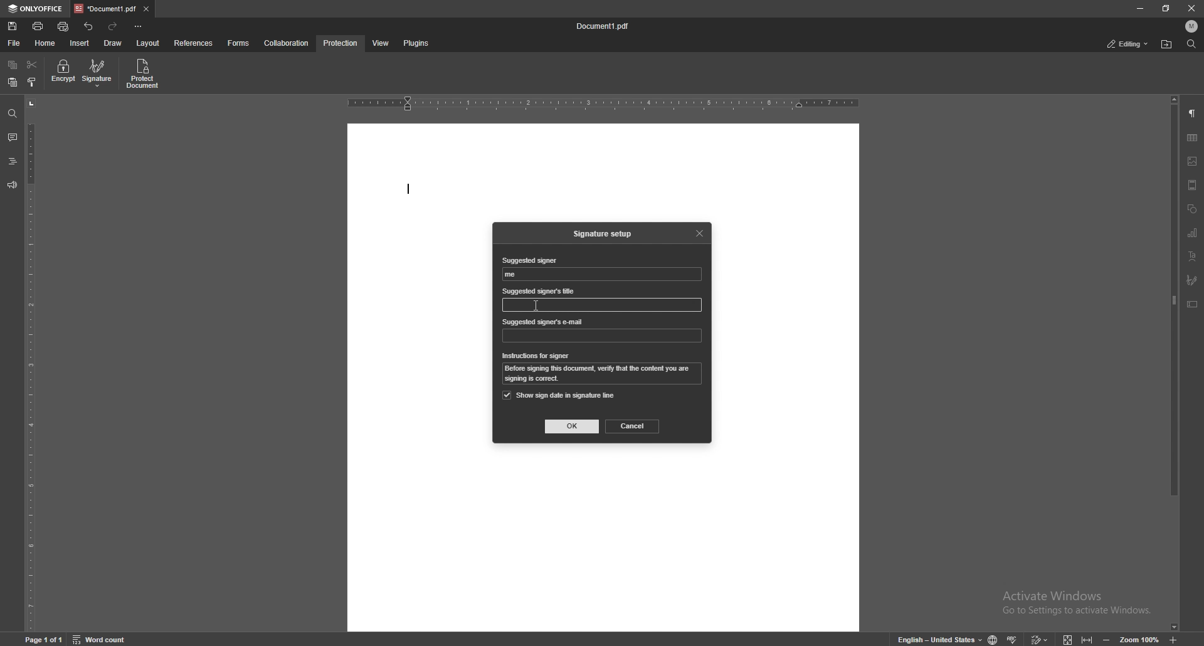 Image resolution: width=1204 pixels, height=646 pixels. What do you see at coordinates (1013, 637) in the screenshot?
I see `spell check` at bounding box center [1013, 637].